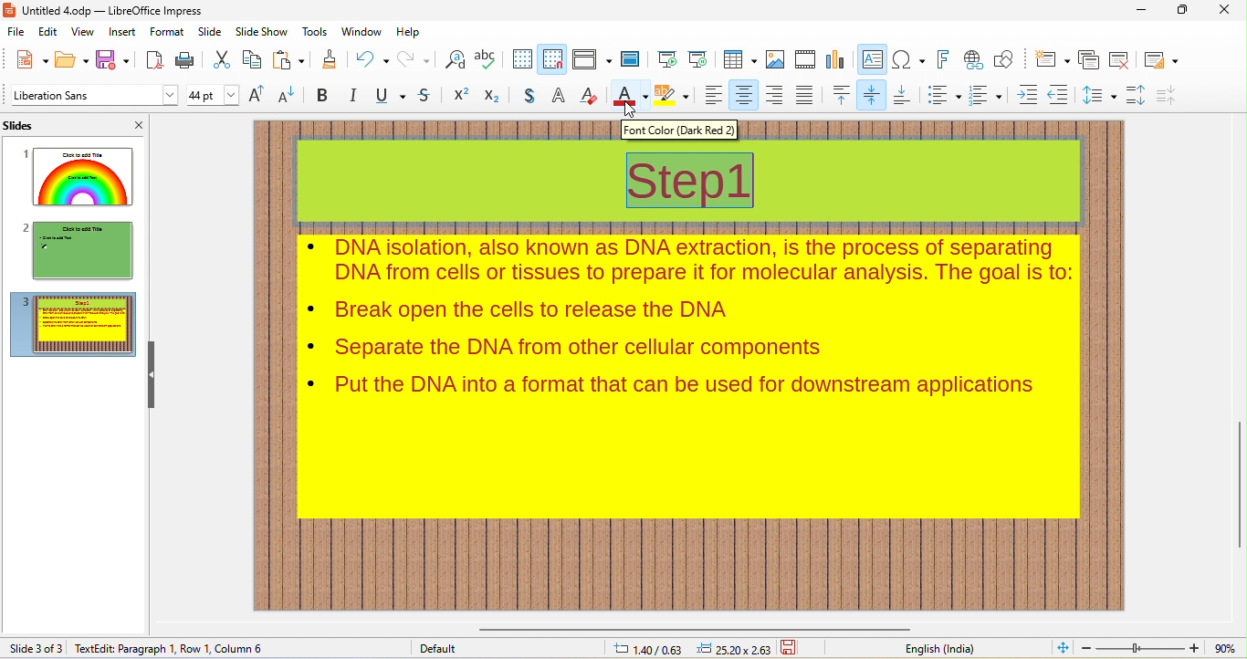 The height and width of the screenshot is (659, 1247). What do you see at coordinates (697, 181) in the screenshot?
I see `slide title font changed` at bounding box center [697, 181].